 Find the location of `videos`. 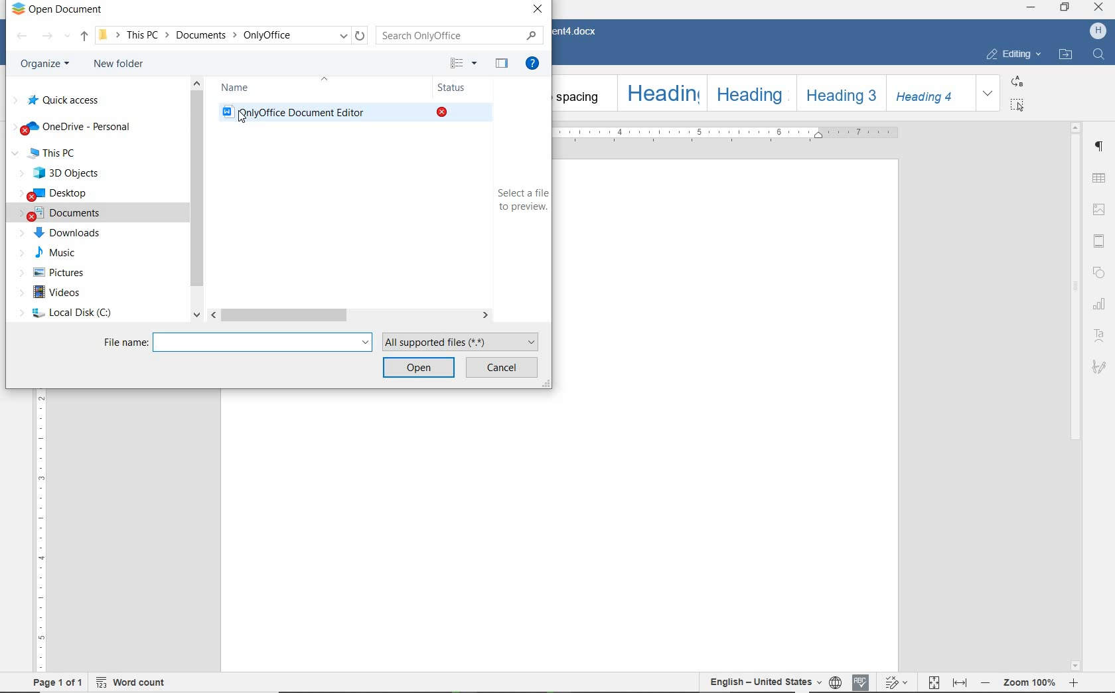

videos is located at coordinates (54, 293).